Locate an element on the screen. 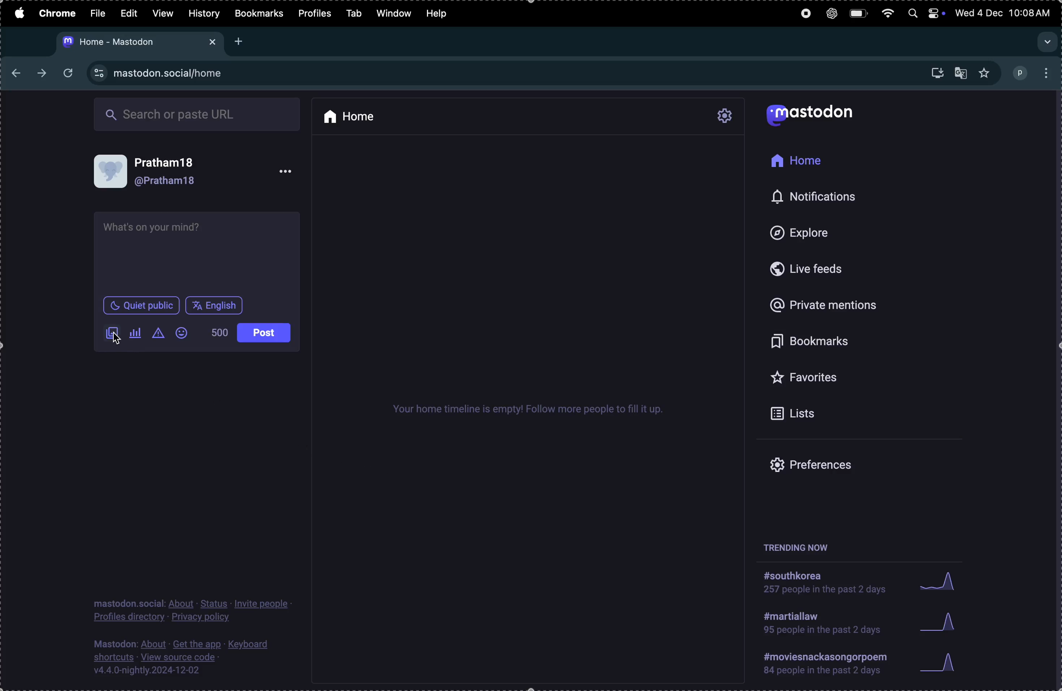  Private mentions is located at coordinates (831, 304).